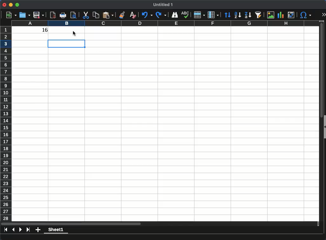 This screenshot has width=326, height=240. Describe the element at coordinates (9, 15) in the screenshot. I see `new` at that location.